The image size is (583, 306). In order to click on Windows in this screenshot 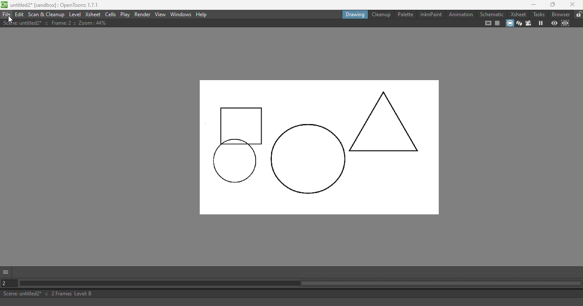, I will do `click(180, 14)`.